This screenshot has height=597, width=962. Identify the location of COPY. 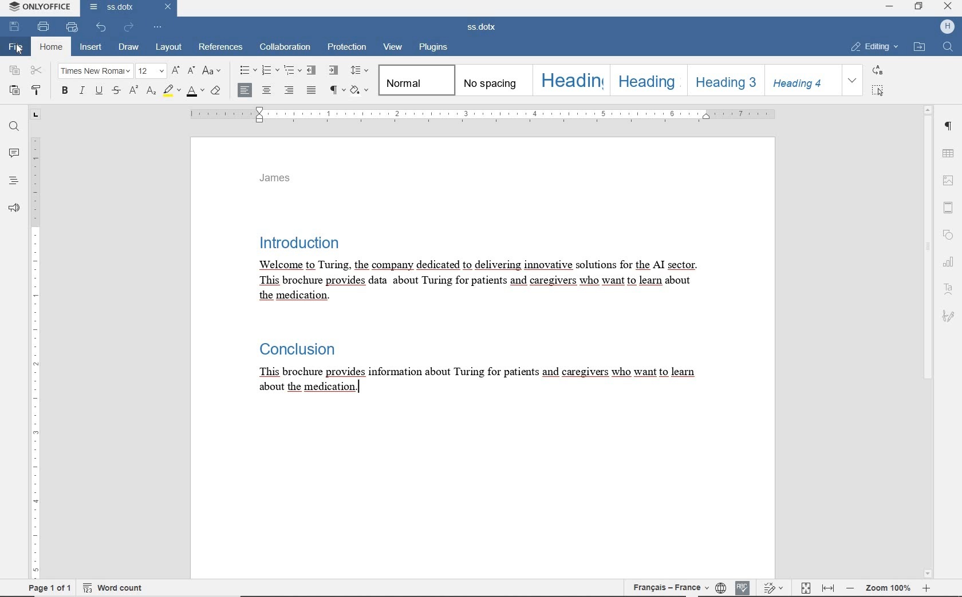
(14, 71).